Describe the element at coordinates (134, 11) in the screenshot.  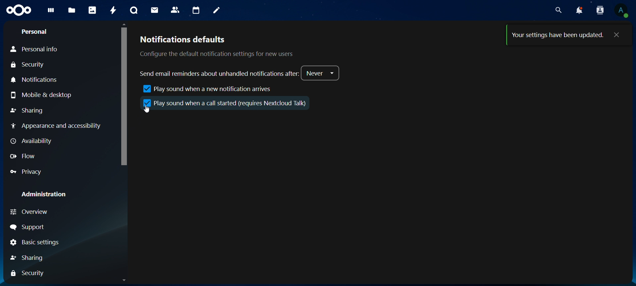
I see `talk` at that location.